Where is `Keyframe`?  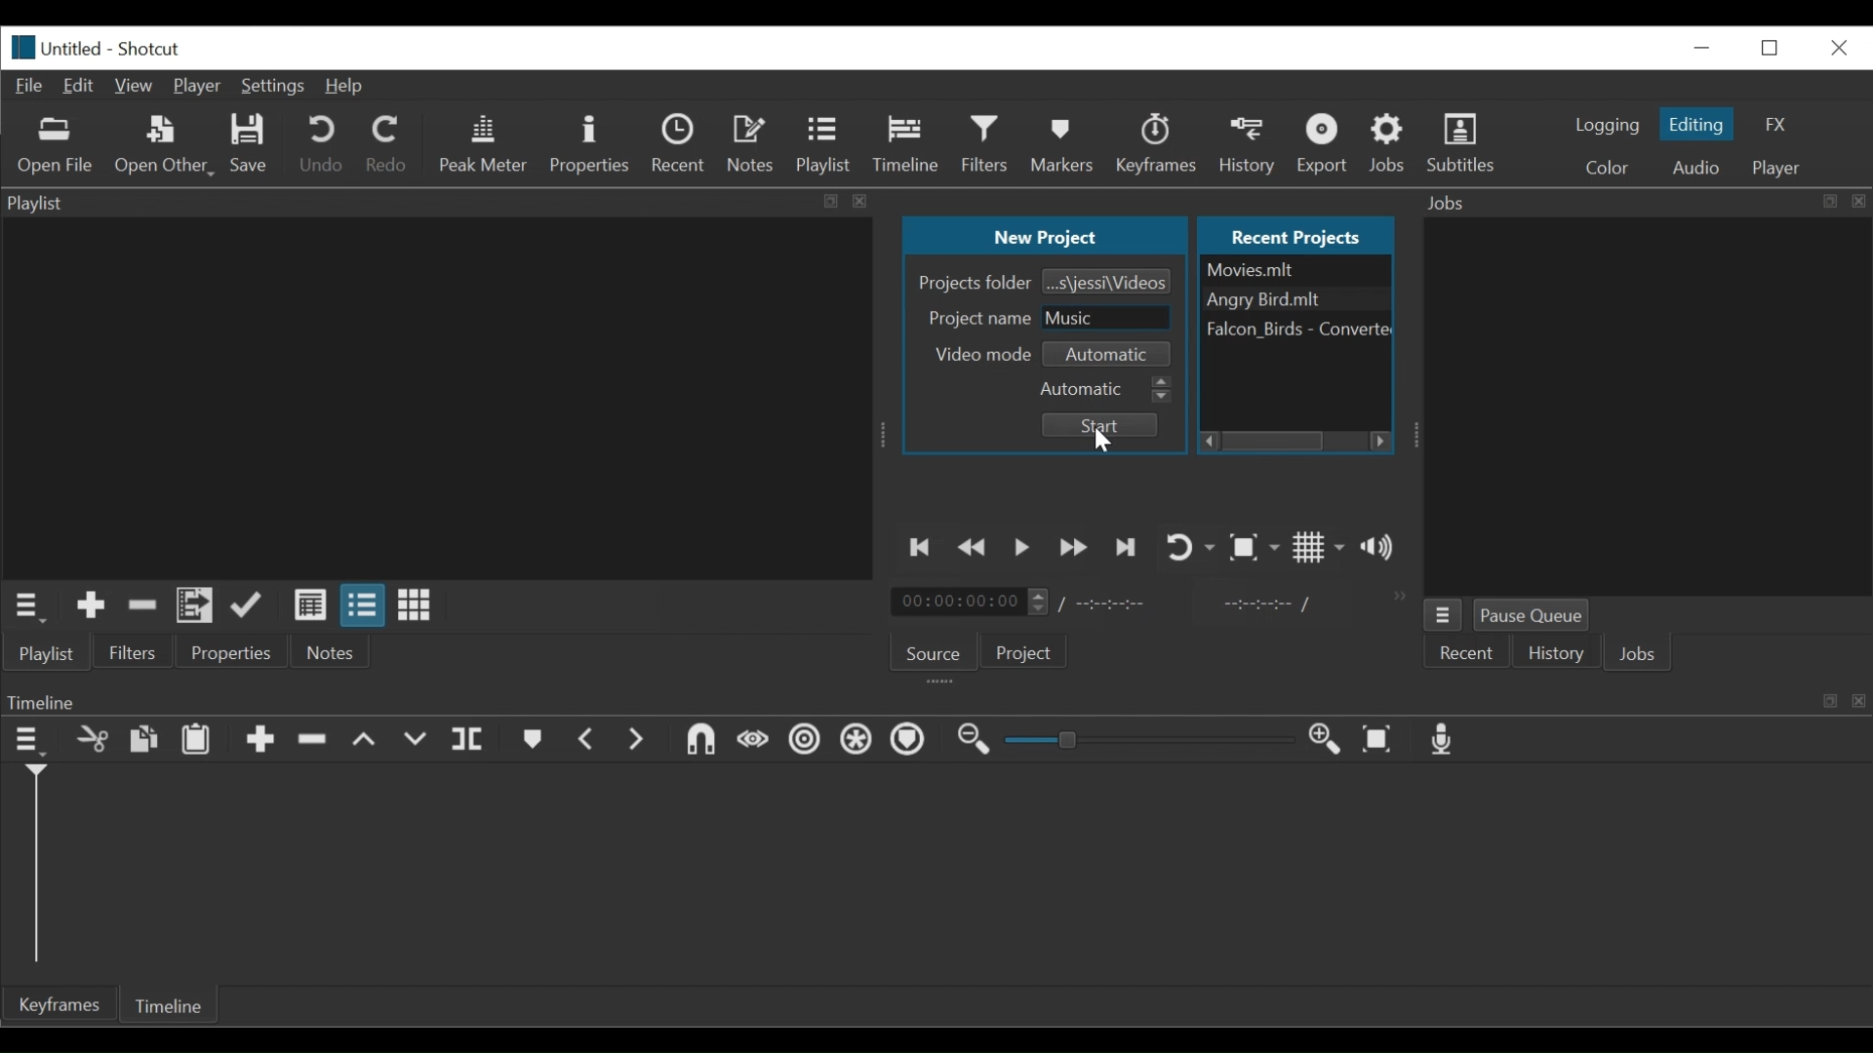
Keyframe is located at coordinates (1161, 143).